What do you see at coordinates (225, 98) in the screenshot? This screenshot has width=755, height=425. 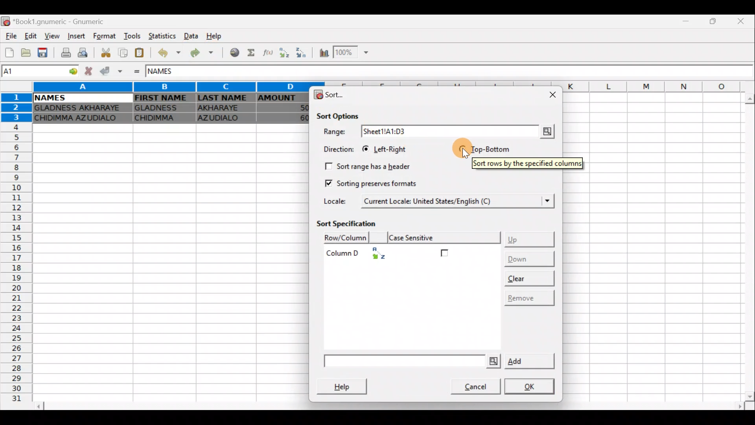 I see `LAST NAME` at bounding box center [225, 98].